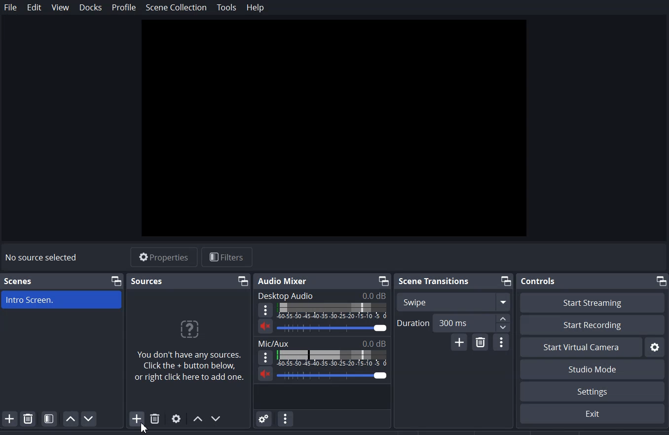 The width and height of the screenshot is (669, 435). What do you see at coordinates (115, 281) in the screenshot?
I see `Maximize` at bounding box center [115, 281].